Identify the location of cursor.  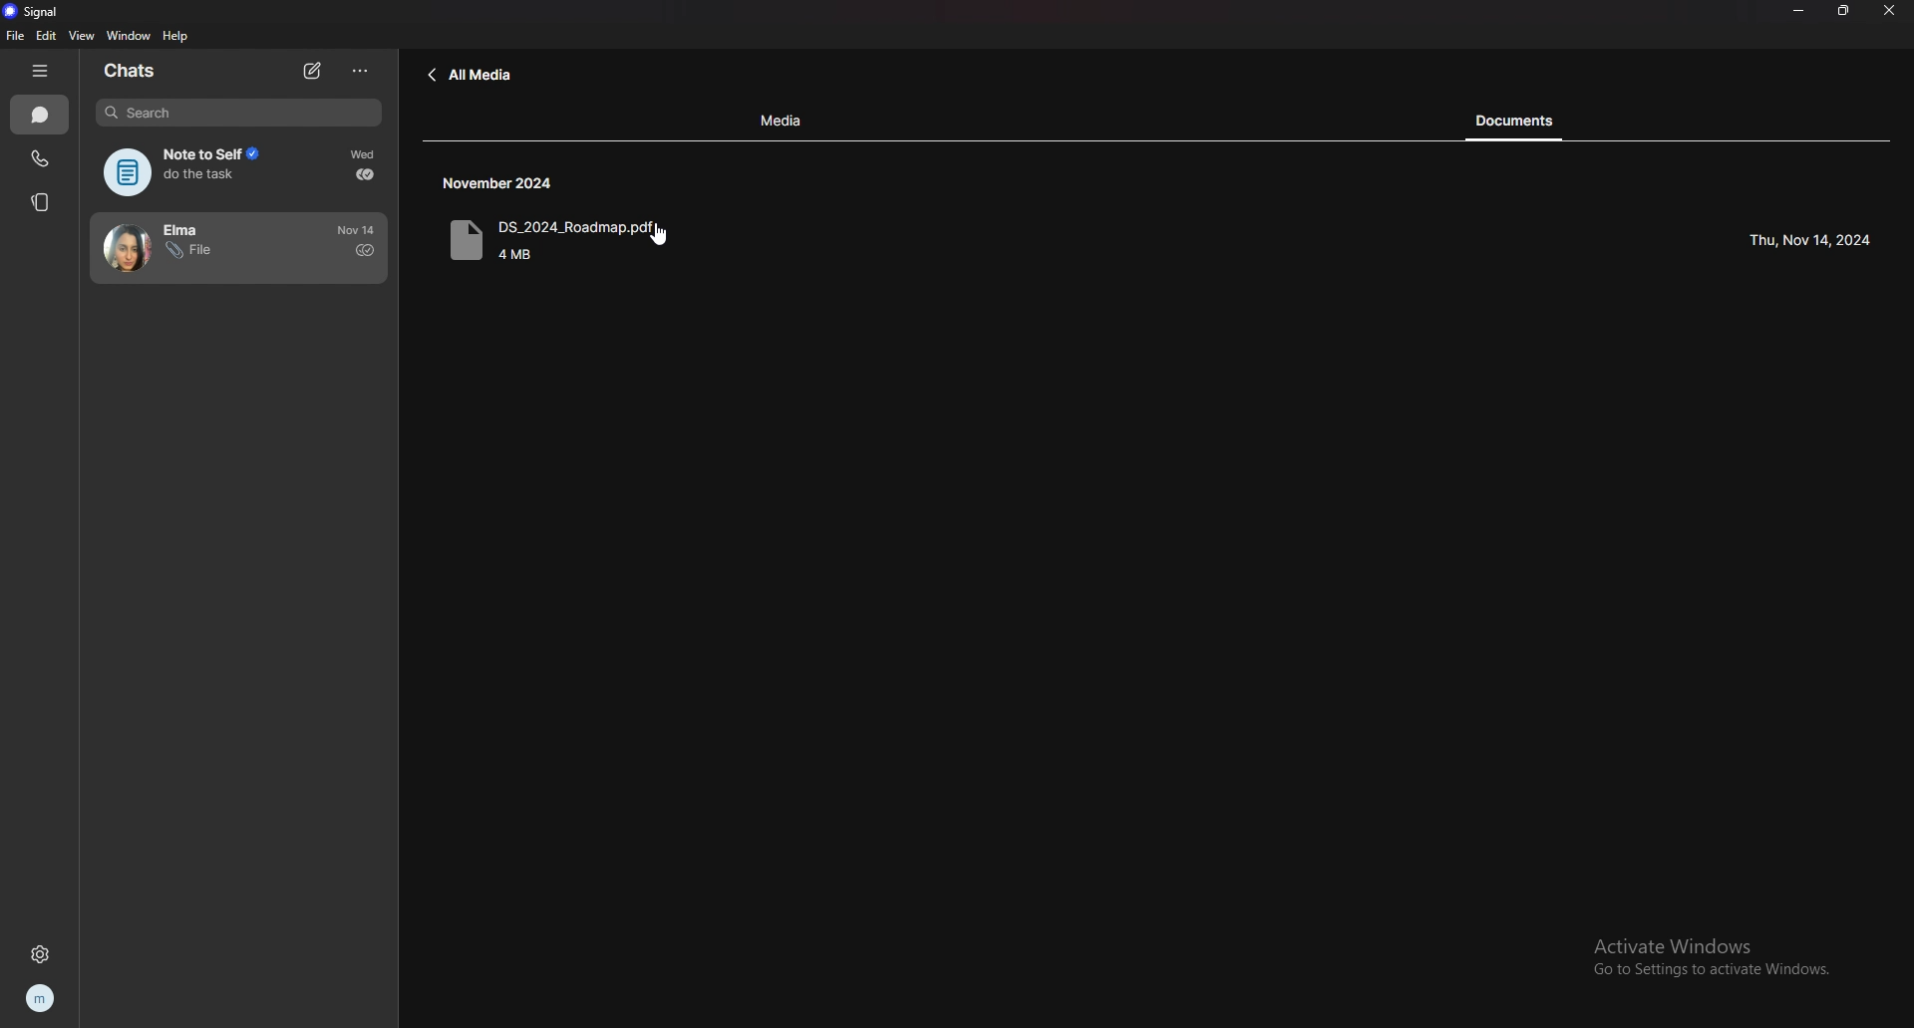
(659, 235).